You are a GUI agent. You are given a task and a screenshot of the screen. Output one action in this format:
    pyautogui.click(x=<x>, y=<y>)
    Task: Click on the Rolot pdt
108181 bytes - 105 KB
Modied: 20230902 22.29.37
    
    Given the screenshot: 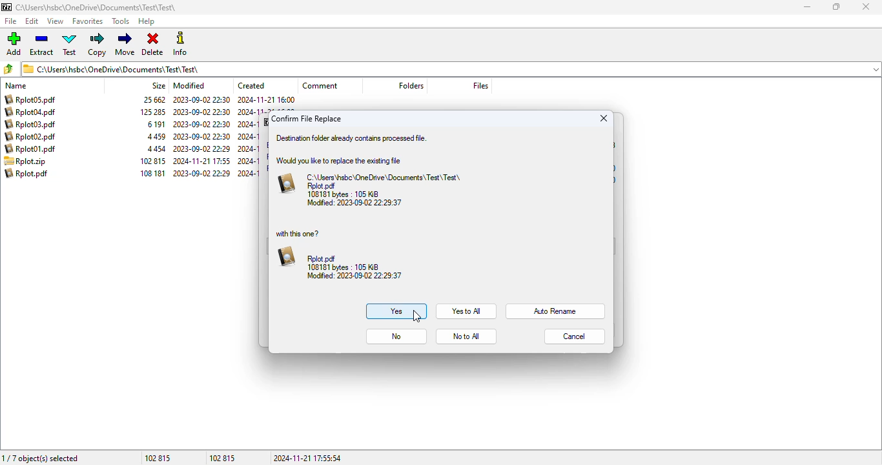 What is the action you would take?
    pyautogui.click(x=339, y=264)
    